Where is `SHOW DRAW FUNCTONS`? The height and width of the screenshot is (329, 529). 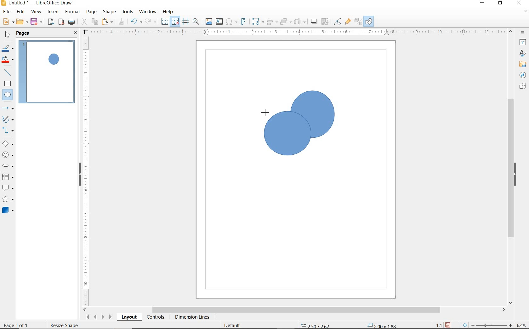
SHOW DRAW FUNCTONS is located at coordinates (369, 21).